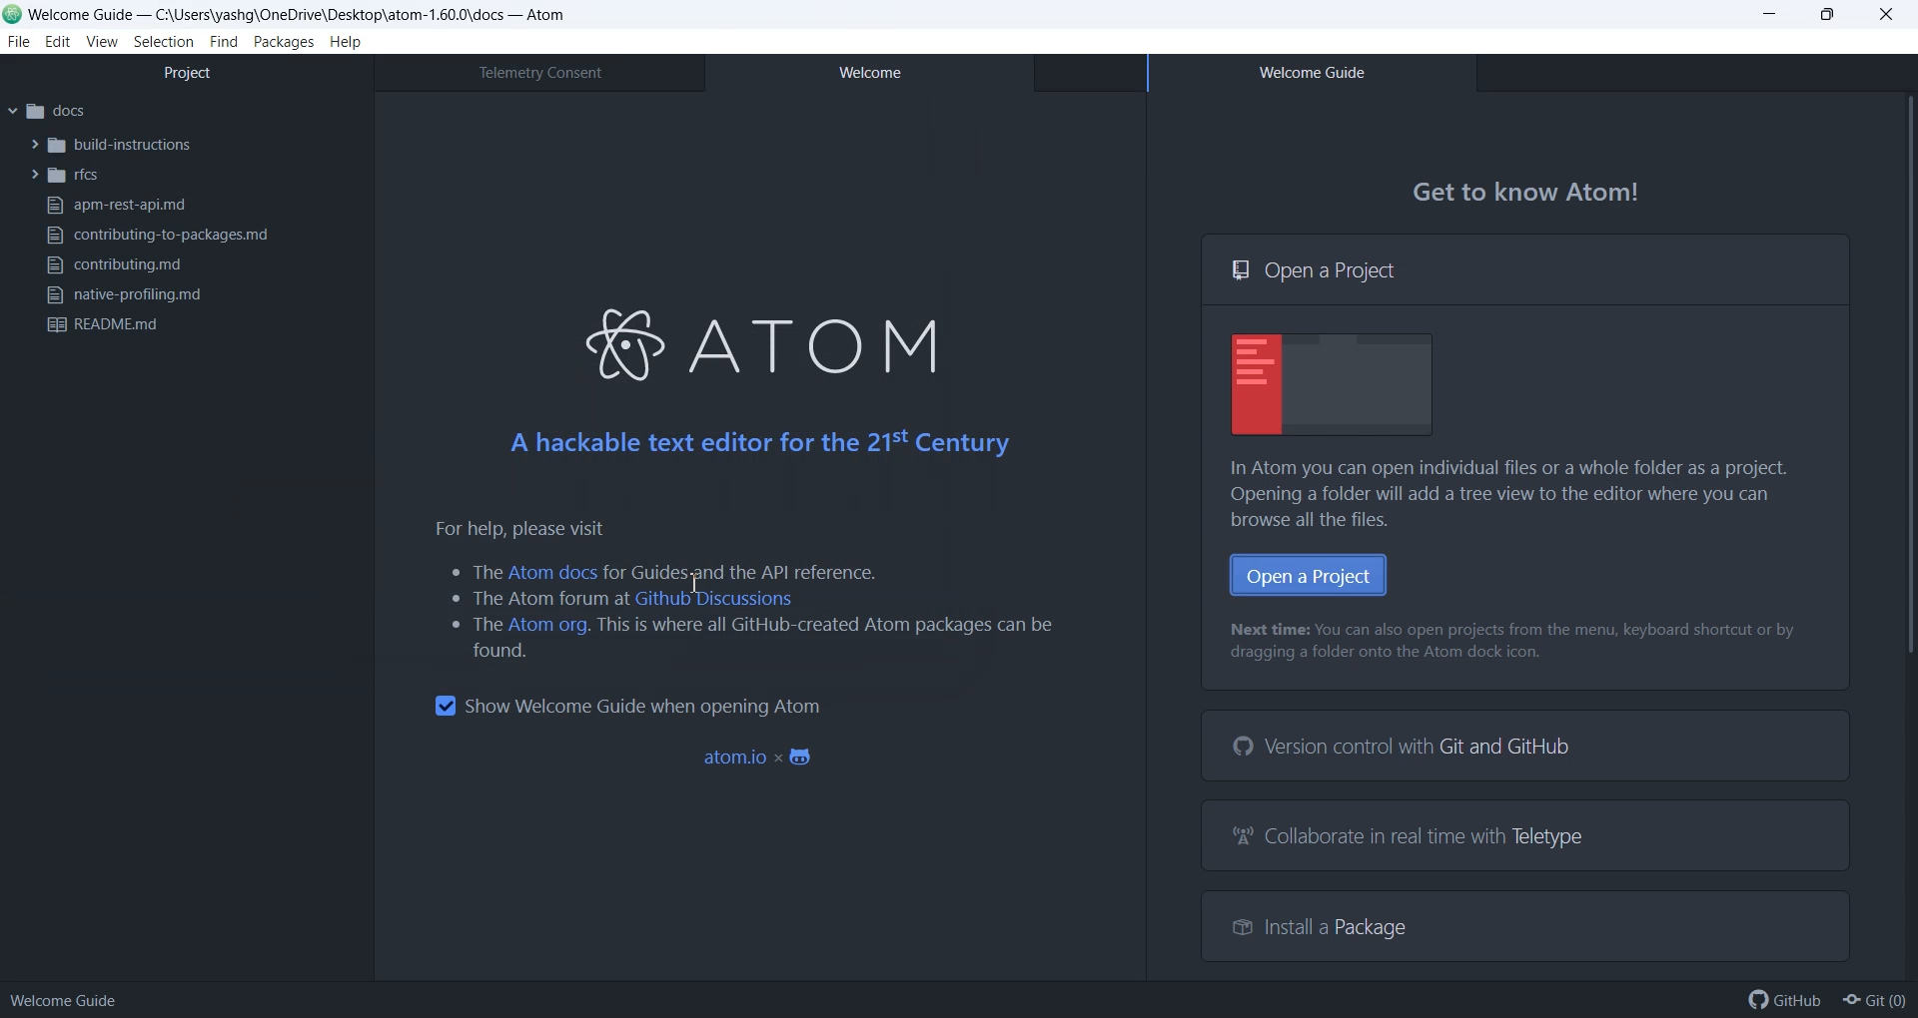 This screenshot has width=1918, height=1018. I want to click on Project, so click(186, 73).